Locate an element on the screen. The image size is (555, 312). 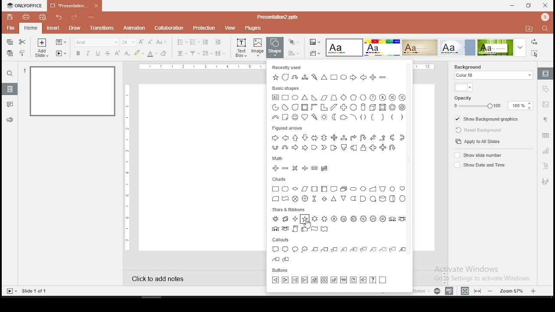
superscript is located at coordinates (117, 52).